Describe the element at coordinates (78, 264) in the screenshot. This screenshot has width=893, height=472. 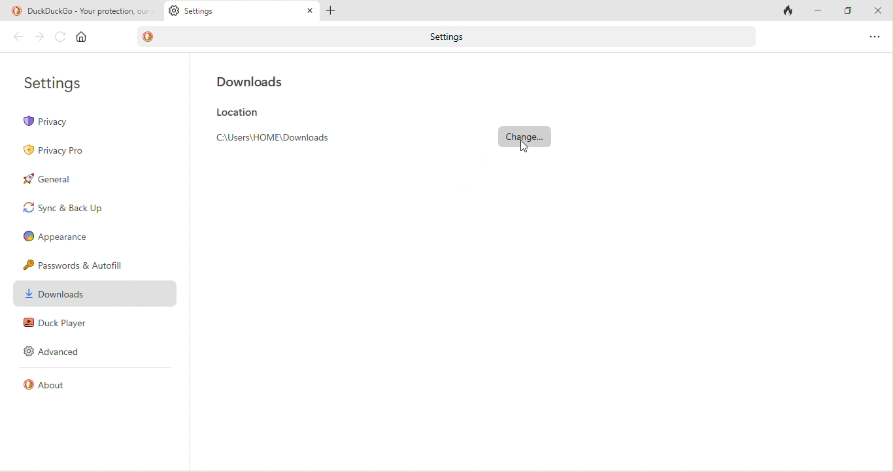
I see `password and autofill` at that location.